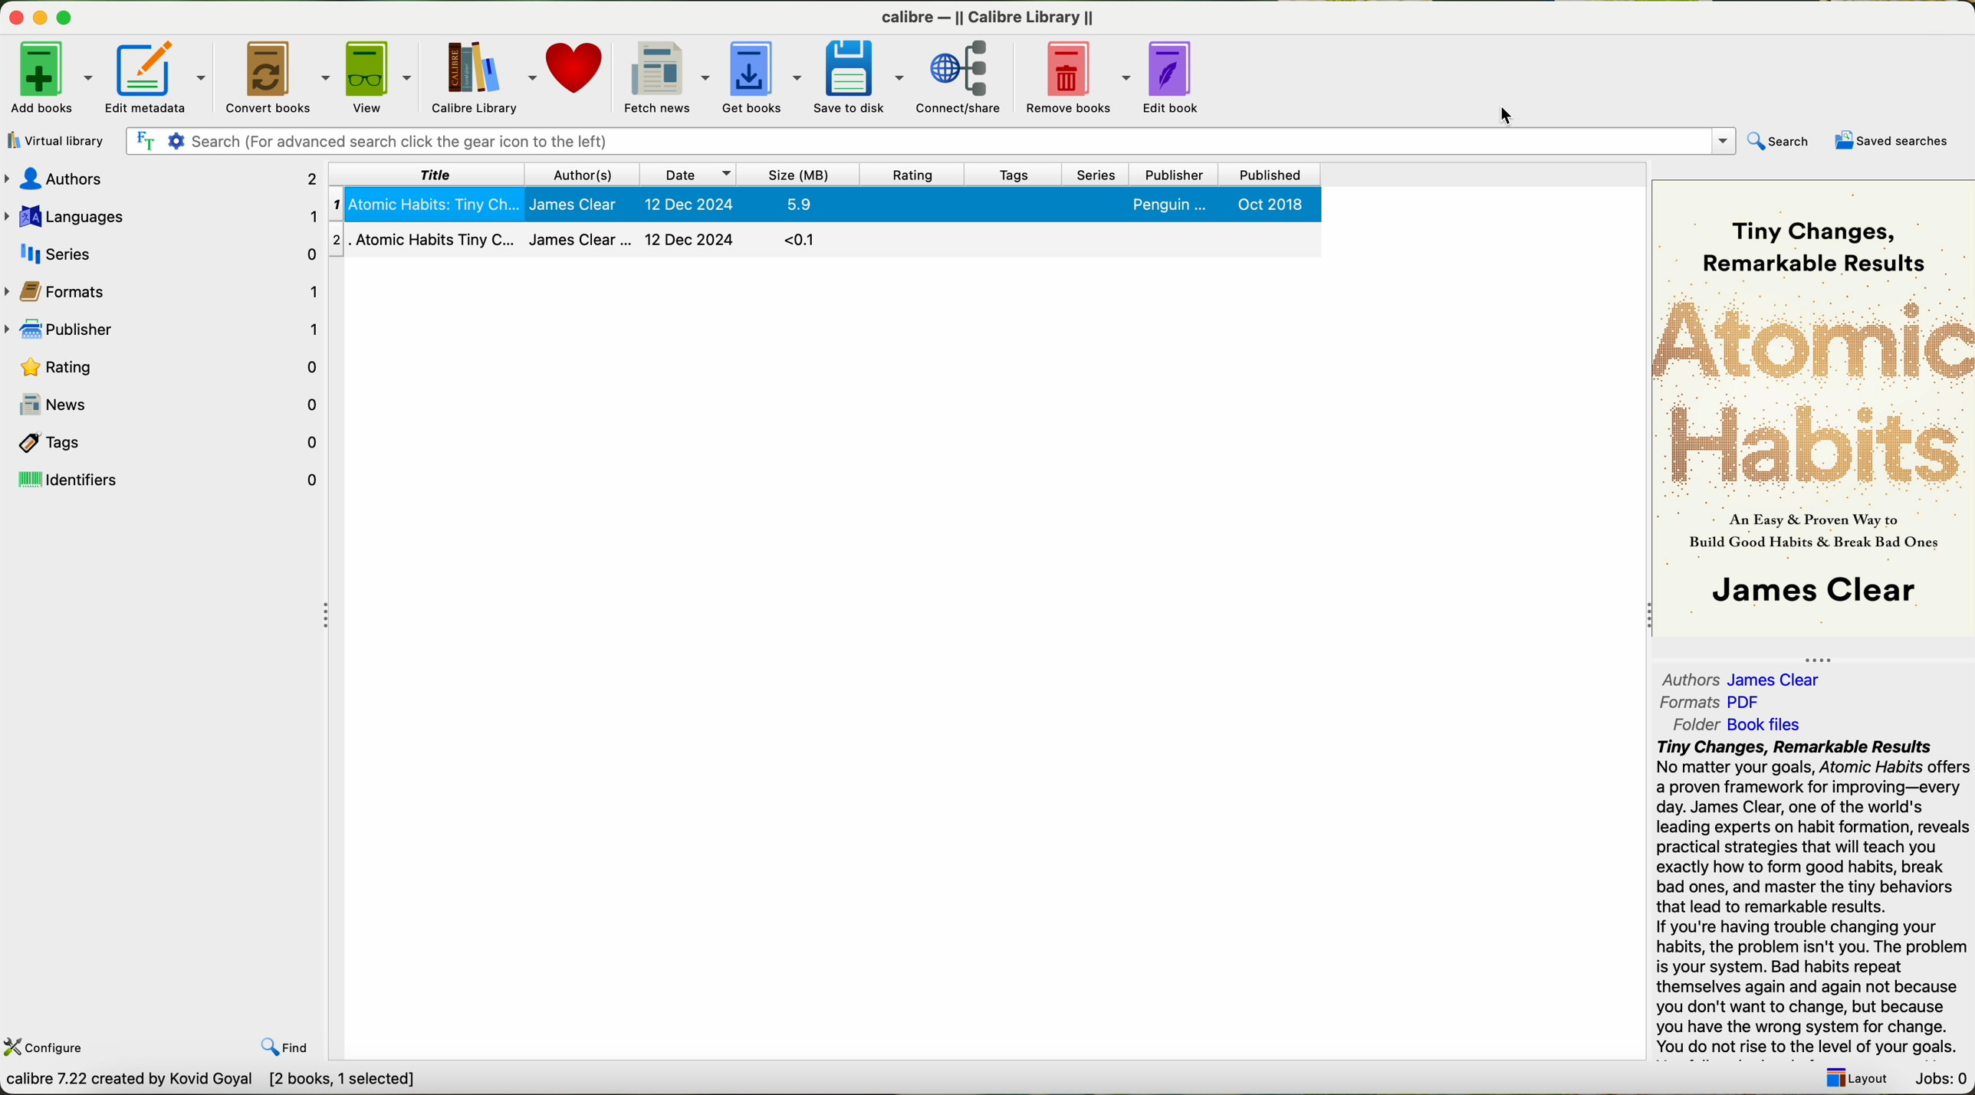 Image resolution: width=1975 pixels, height=1095 pixels. I want to click on date, so click(674, 172).